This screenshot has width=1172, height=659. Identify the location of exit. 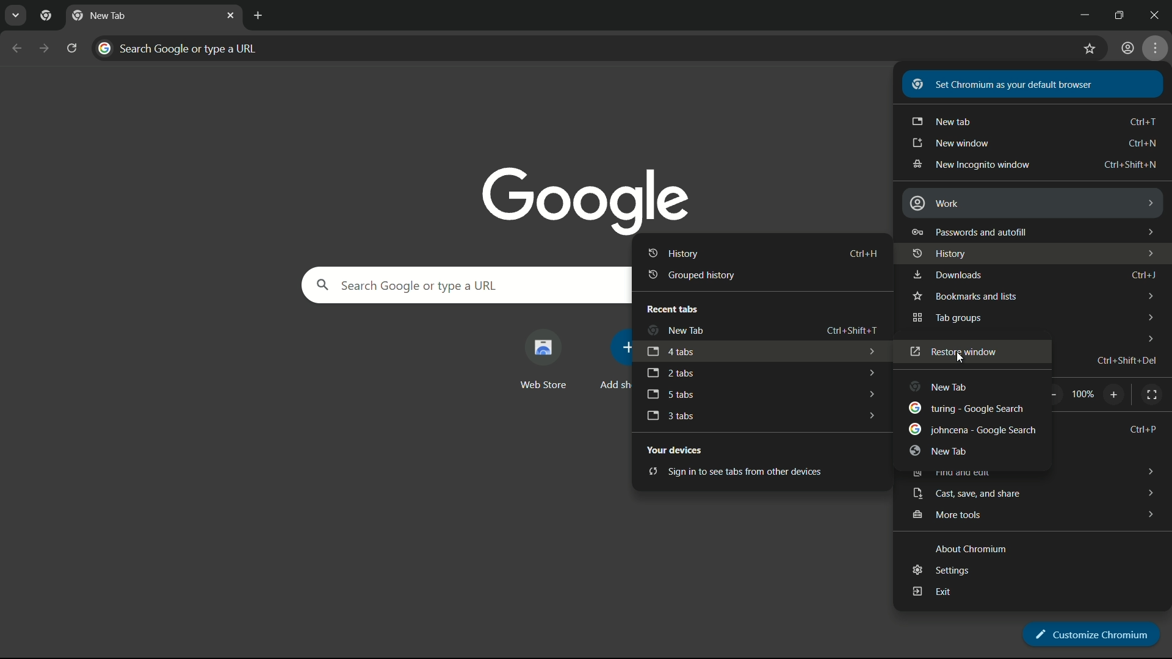
(932, 592).